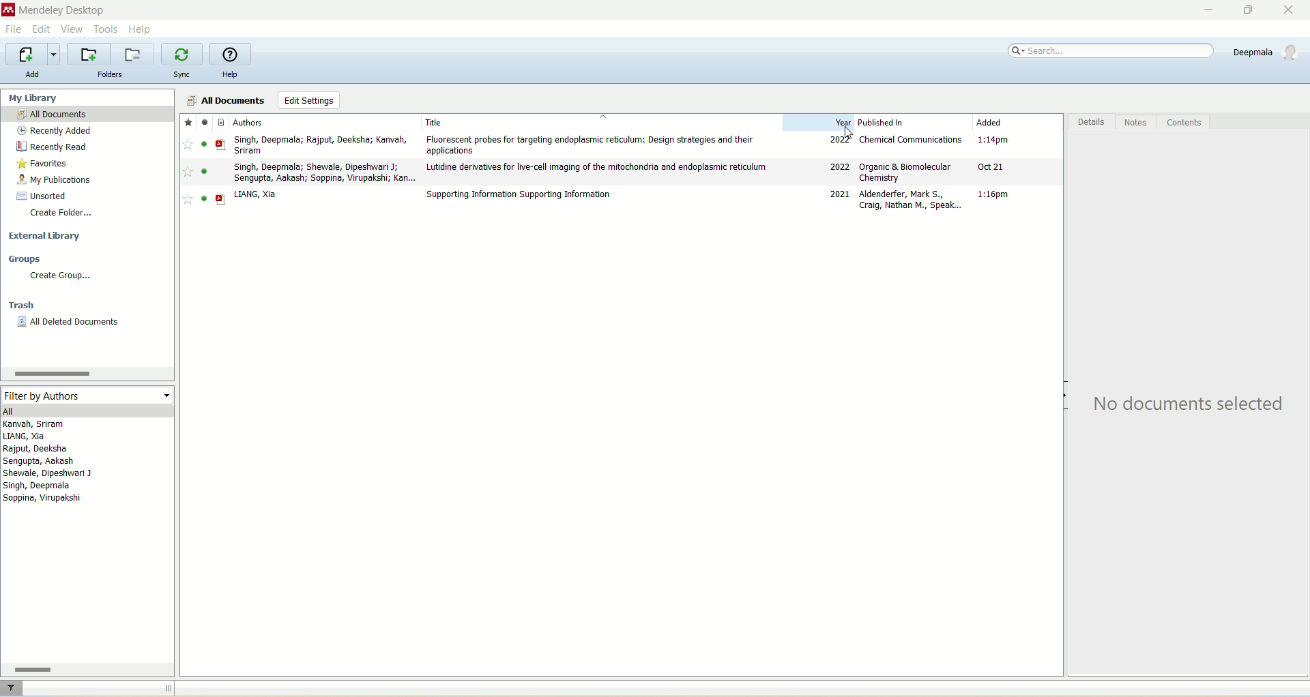 The width and height of the screenshot is (1310, 697). Describe the element at coordinates (186, 145) in the screenshot. I see `favourite` at that location.